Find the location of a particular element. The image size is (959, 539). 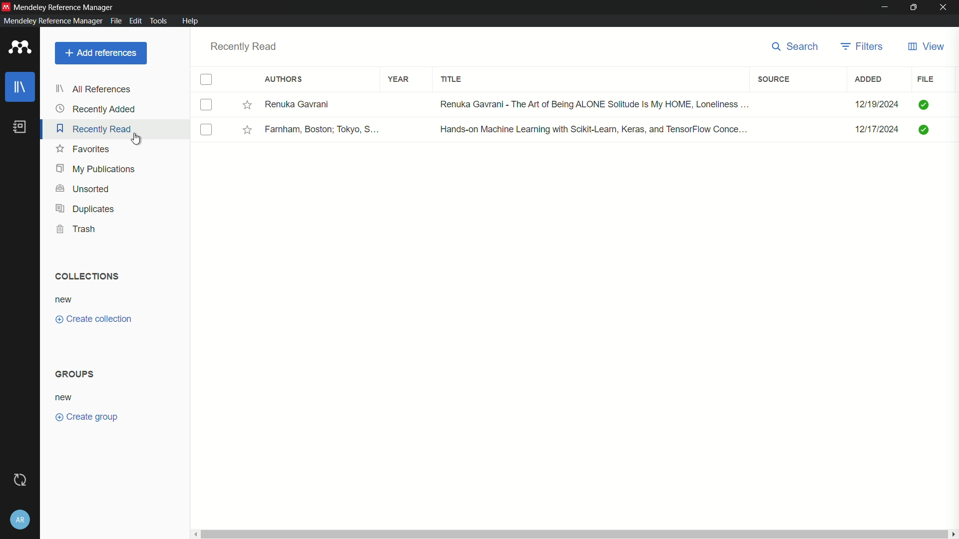

collections is located at coordinates (86, 276).